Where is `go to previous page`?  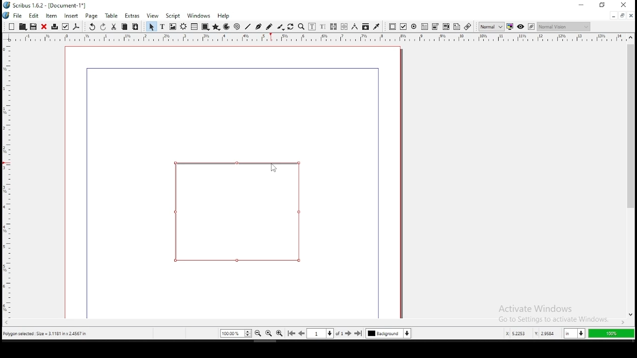 go to previous page is located at coordinates (302, 333).